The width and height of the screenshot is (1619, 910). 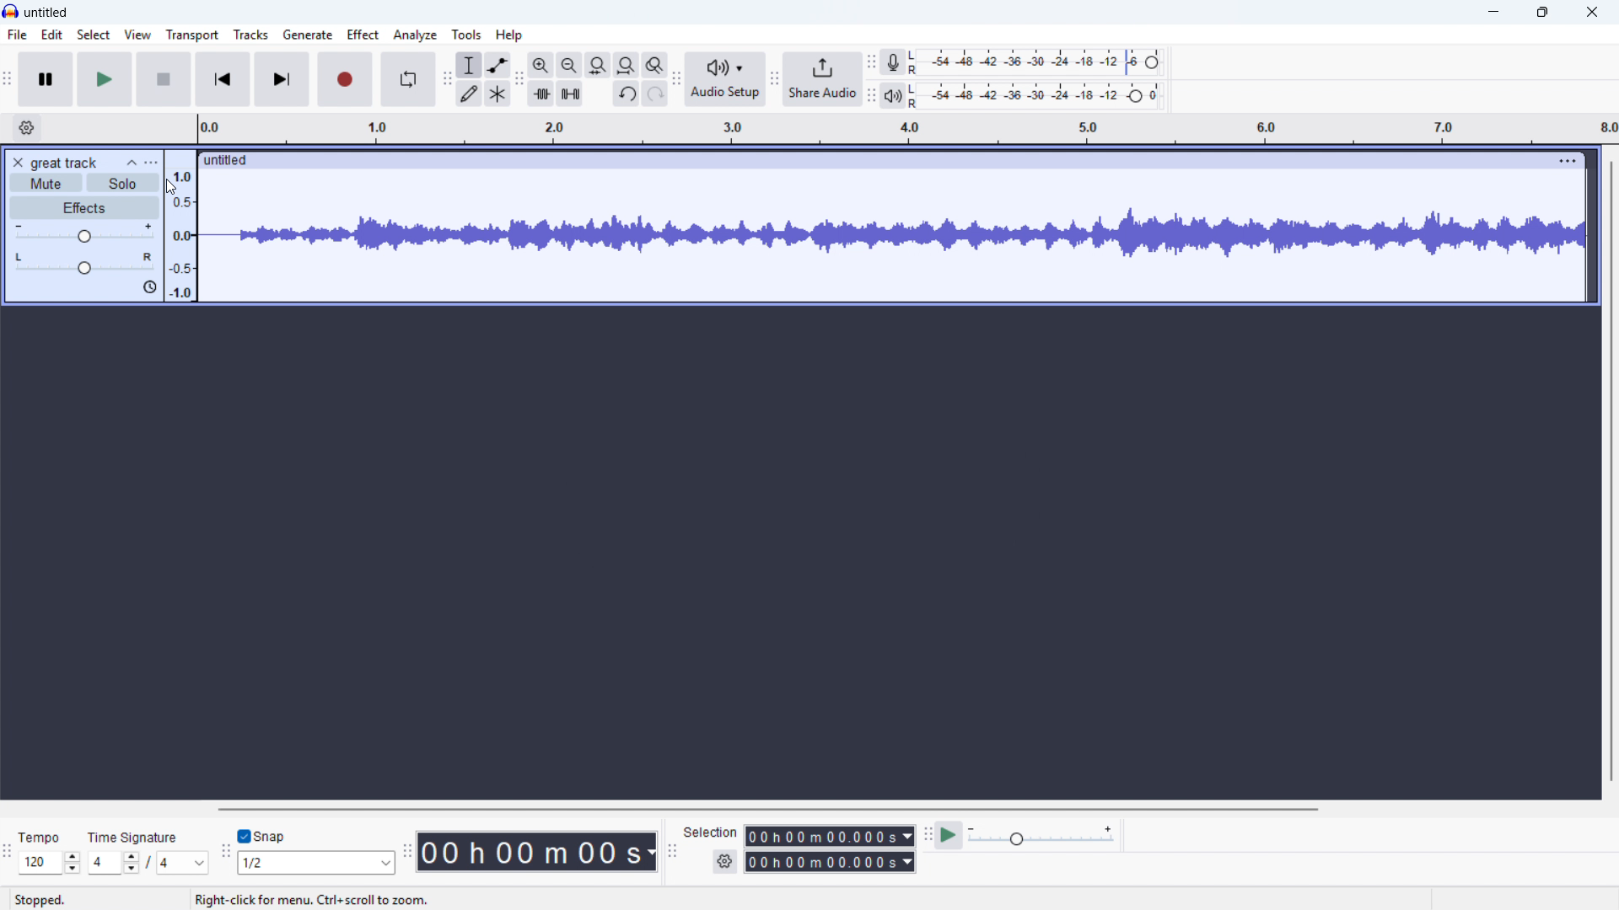 I want to click on file , so click(x=18, y=36).